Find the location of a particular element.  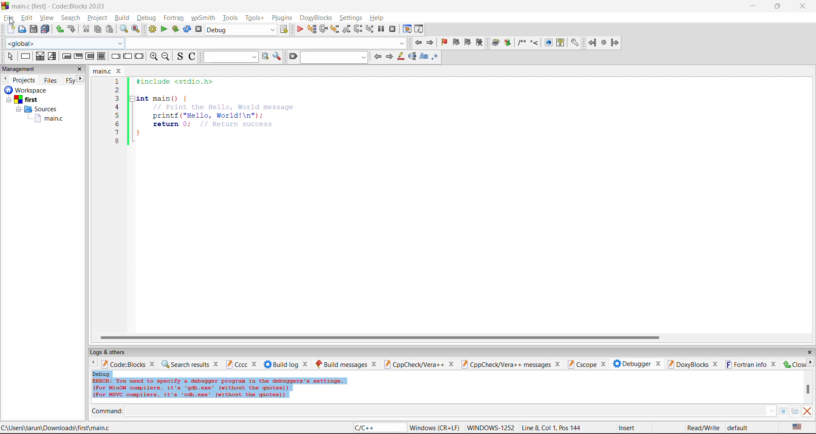

} is located at coordinates (138, 134).